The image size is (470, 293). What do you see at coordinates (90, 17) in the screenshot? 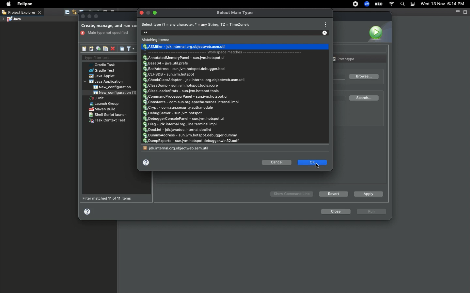
I see `minimize` at bounding box center [90, 17].